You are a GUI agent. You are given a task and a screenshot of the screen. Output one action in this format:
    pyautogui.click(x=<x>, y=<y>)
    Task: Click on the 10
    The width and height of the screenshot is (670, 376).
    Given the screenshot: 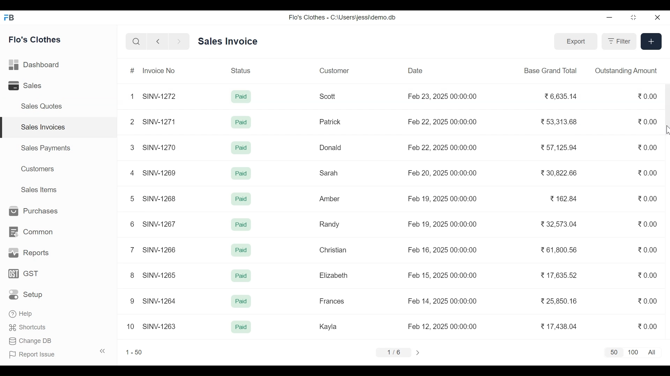 What is the action you would take?
    pyautogui.click(x=131, y=326)
    